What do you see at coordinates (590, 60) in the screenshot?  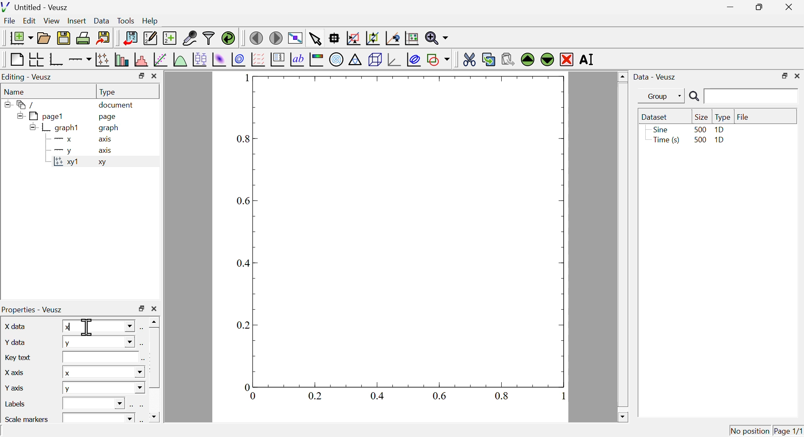 I see `rename the selected widget` at bounding box center [590, 60].